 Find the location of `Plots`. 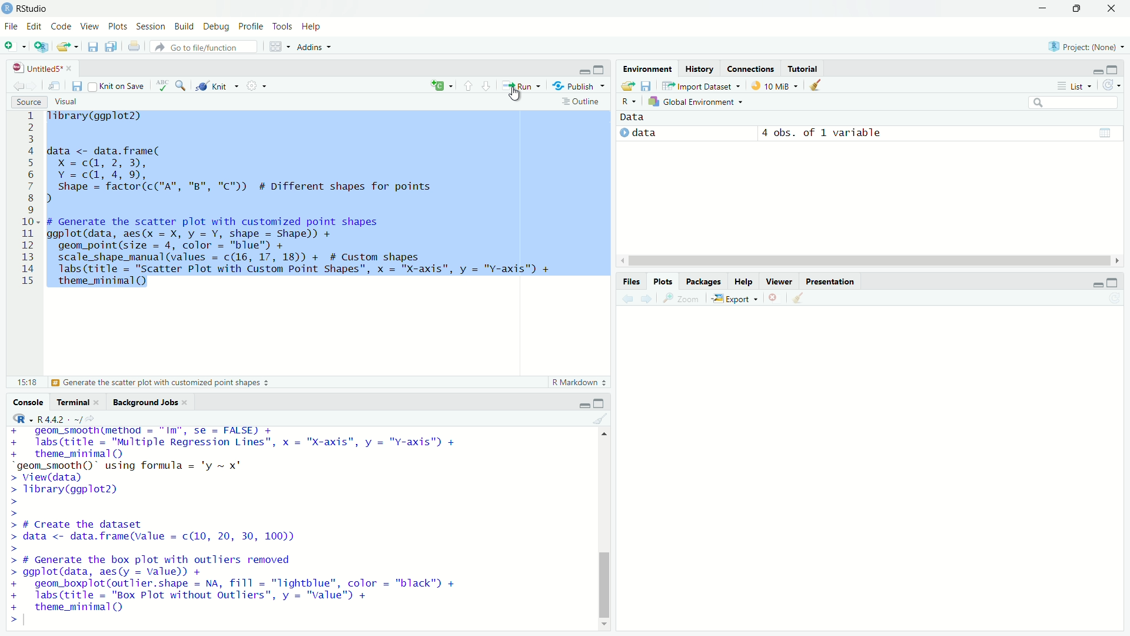

Plots is located at coordinates (118, 26).